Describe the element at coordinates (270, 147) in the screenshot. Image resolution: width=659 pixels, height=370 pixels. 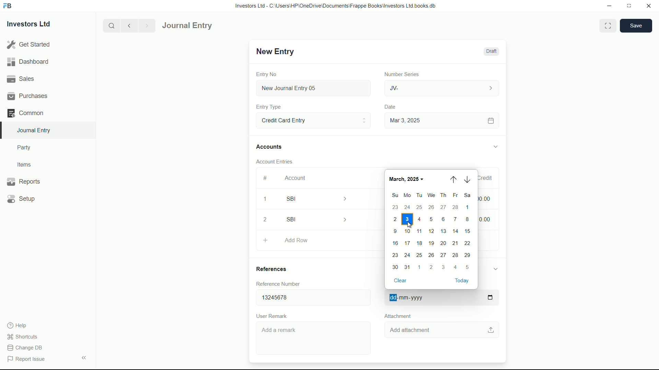
I see `Accounts` at that location.